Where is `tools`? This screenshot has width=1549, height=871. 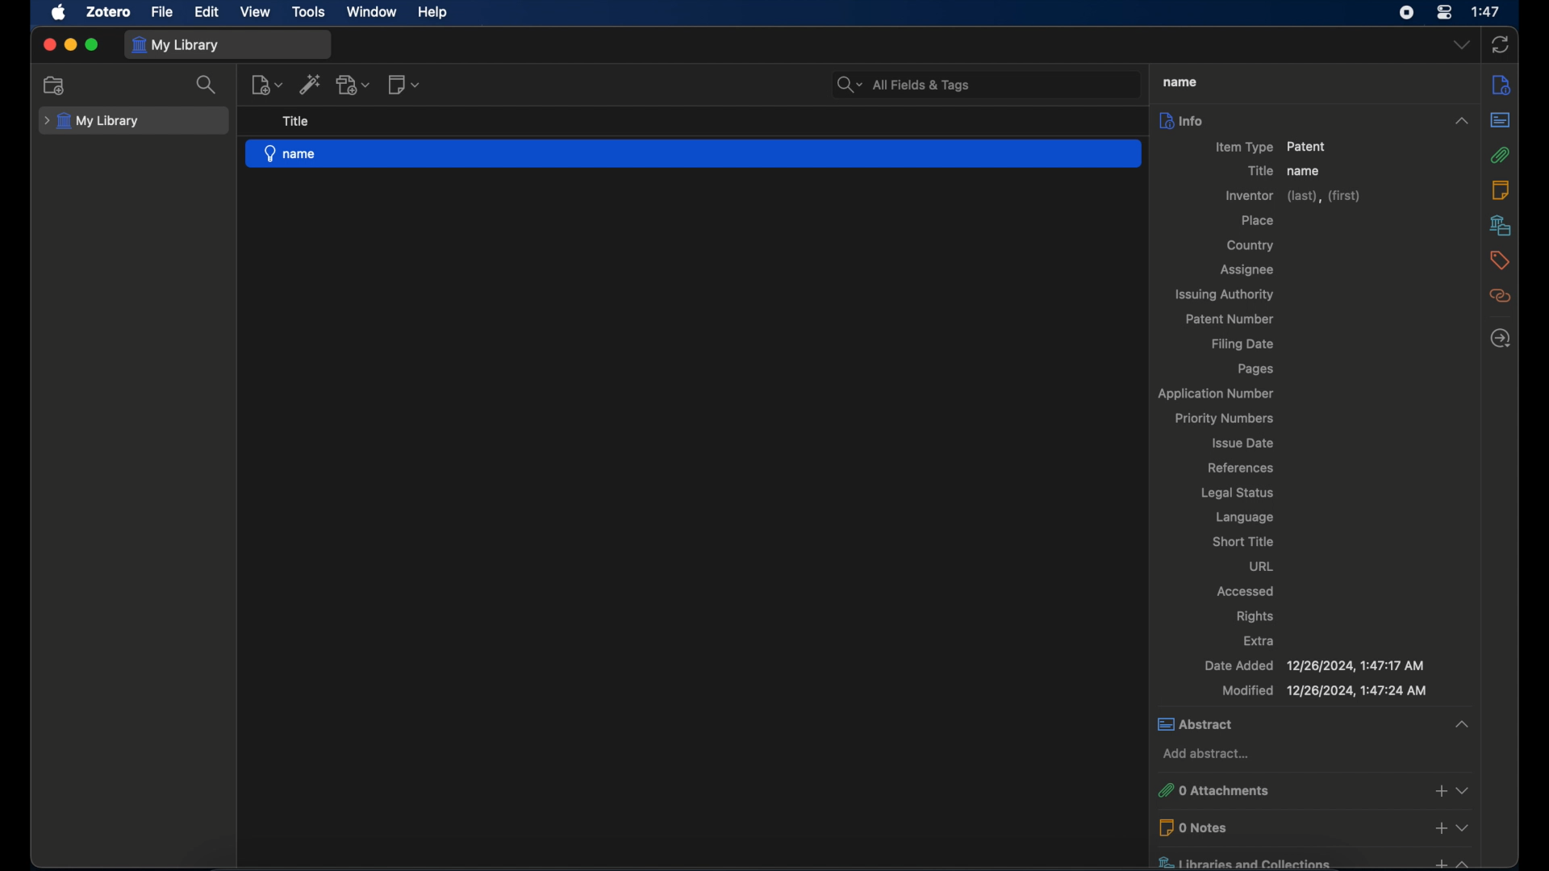
tools is located at coordinates (309, 11).